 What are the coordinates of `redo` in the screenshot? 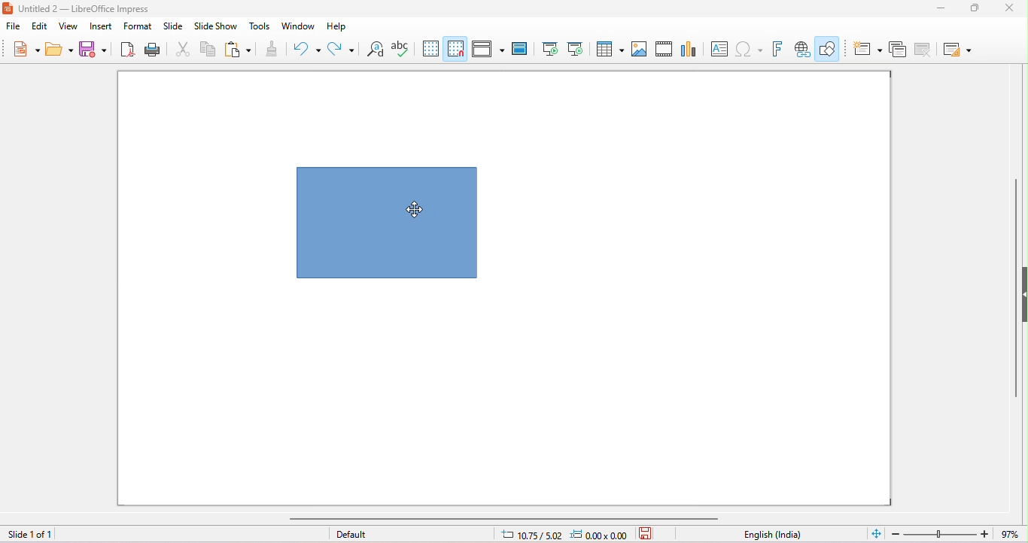 It's located at (343, 50).